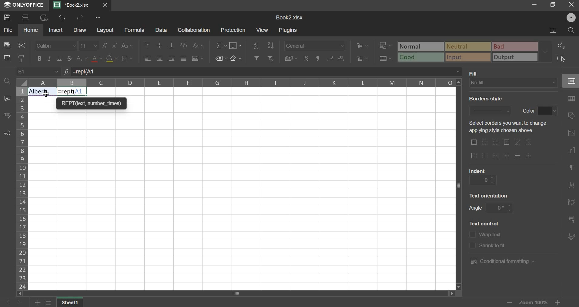  What do you see at coordinates (221, 46) in the screenshot?
I see `sum` at bounding box center [221, 46].